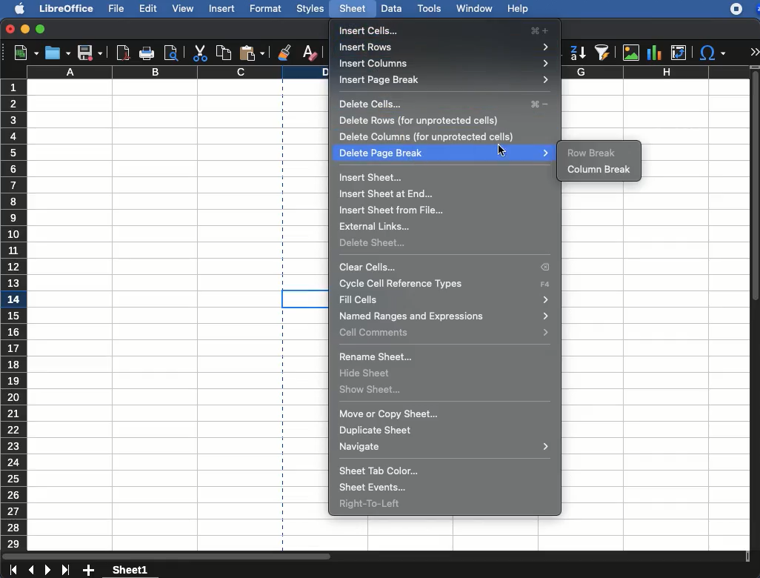 The height and width of the screenshot is (578, 760). What do you see at coordinates (224, 52) in the screenshot?
I see `copy` at bounding box center [224, 52].